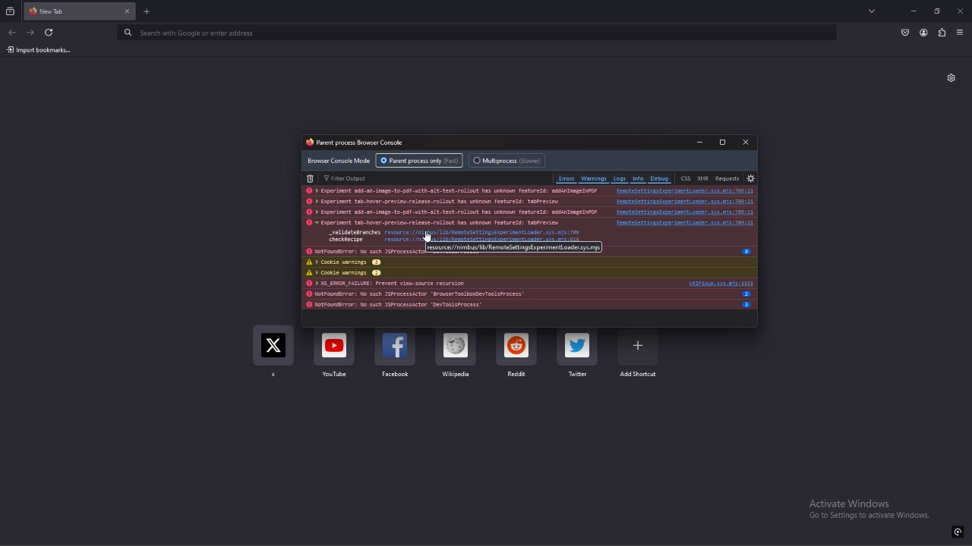 The width and height of the screenshot is (972, 546). What do you see at coordinates (30, 33) in the screenshot?
I see `forward` at bounding box center [30, 33].